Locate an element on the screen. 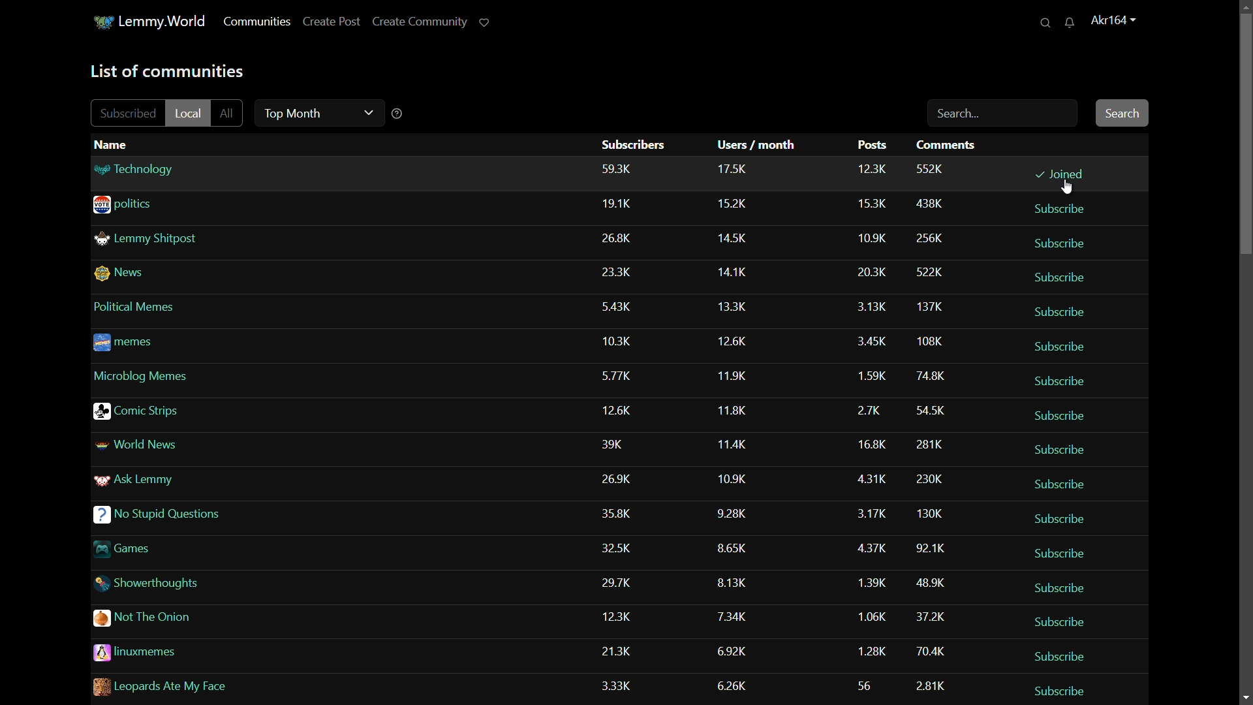 This screenshot has height=705, width=1253.  is located at coordinates (738, 305).